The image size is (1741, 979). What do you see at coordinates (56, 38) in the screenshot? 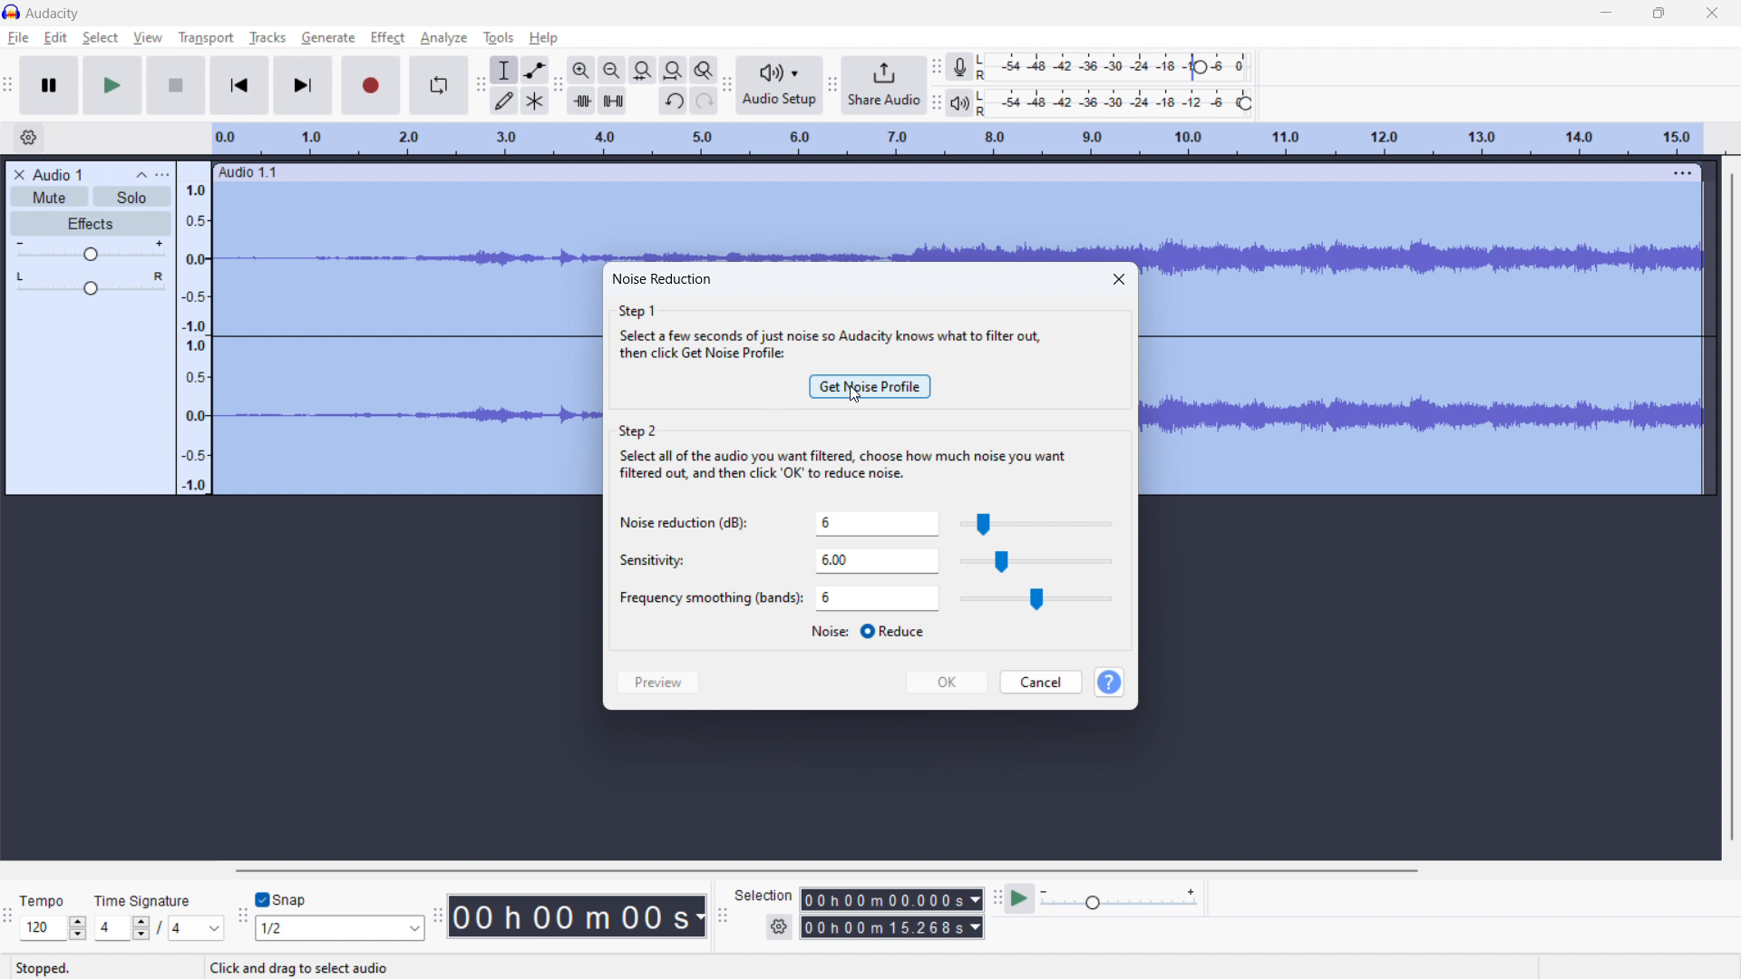
I see `edit` at bounding box center [56, 38].